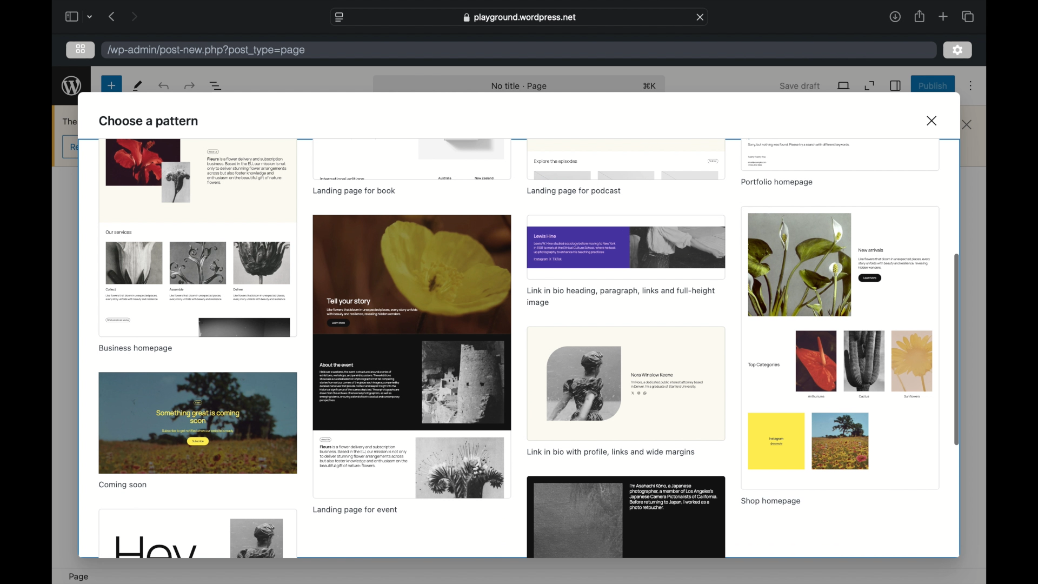  I want to click on tools, so click(138, 85).